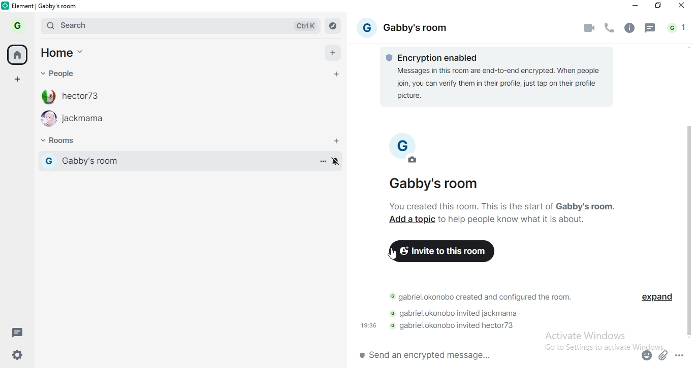 The height and width of the screenshot is (368, 694). Describe the element at coordinates (629, 28) in the screenshot. I see `info` at that location.